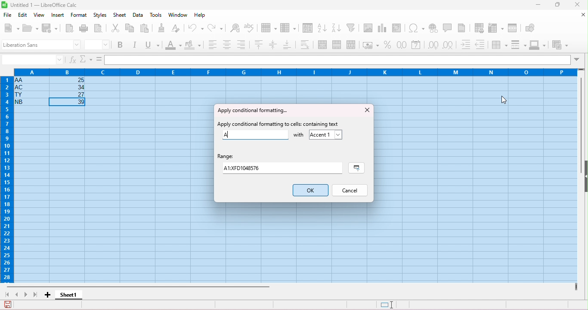 The image size is (588, 310). Describe the element at coordinates (6, 180) in the screenshot. I see `row numbers` at that location.